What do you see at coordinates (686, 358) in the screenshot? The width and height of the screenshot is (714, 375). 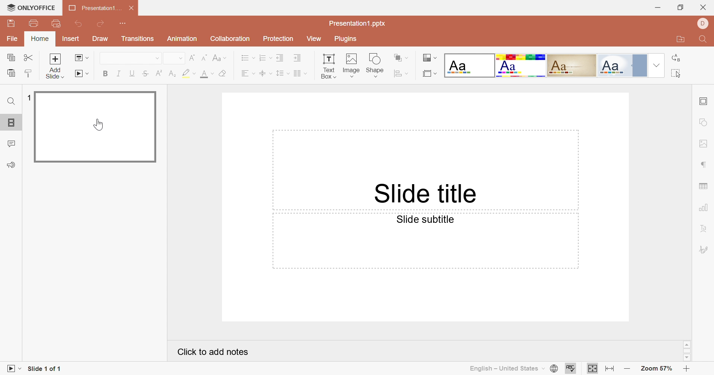 I see `Scroll Down` at bounding box center [686, 358].